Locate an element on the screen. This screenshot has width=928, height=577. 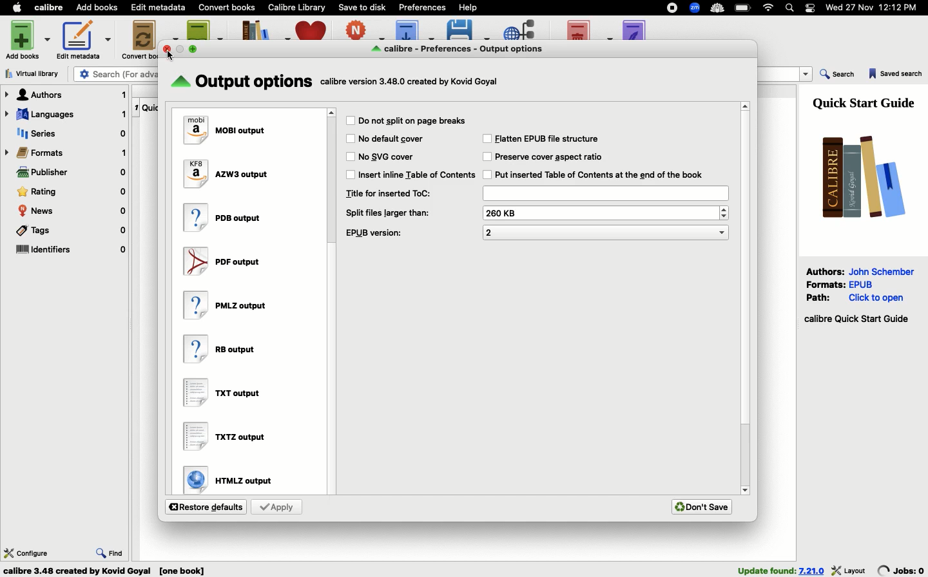
close is located at coordinates (168, 49).